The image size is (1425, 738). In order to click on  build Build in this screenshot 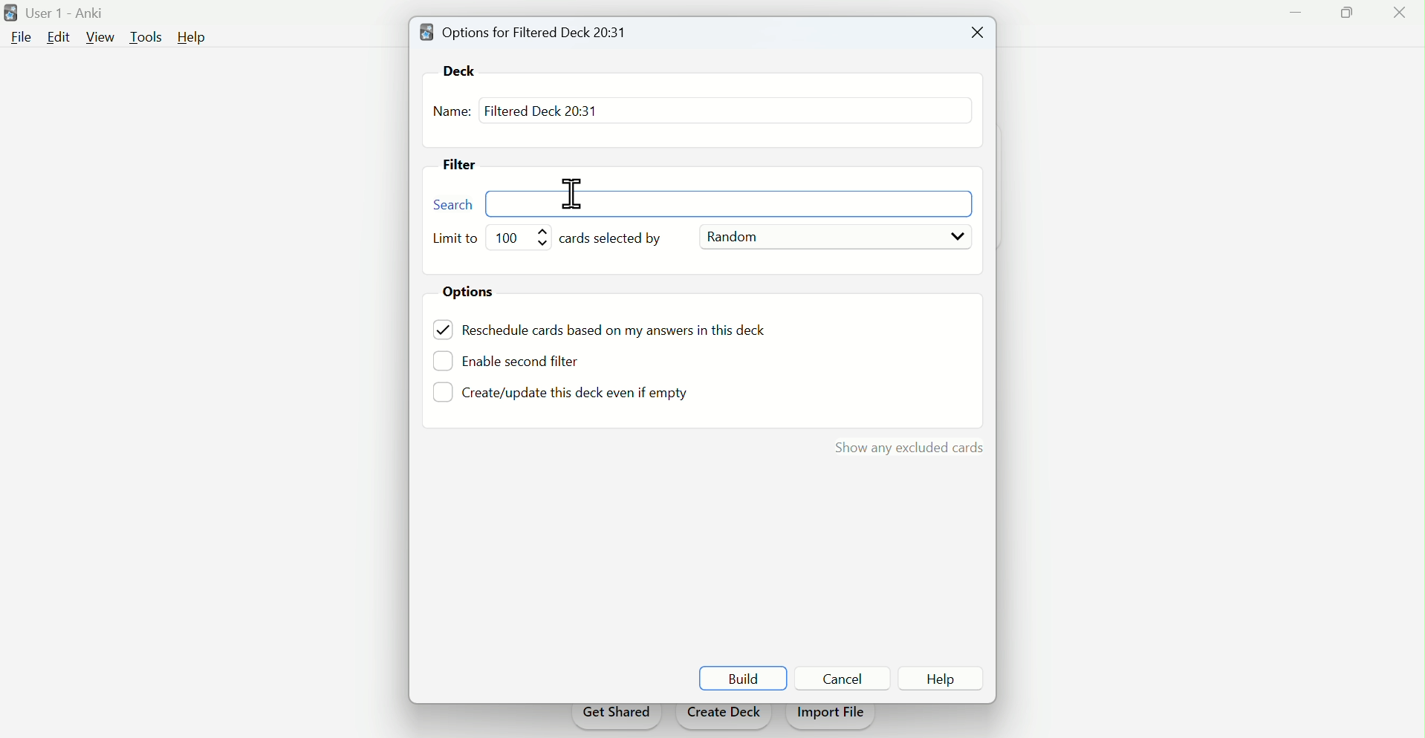, I will do `click(743, 678)`.